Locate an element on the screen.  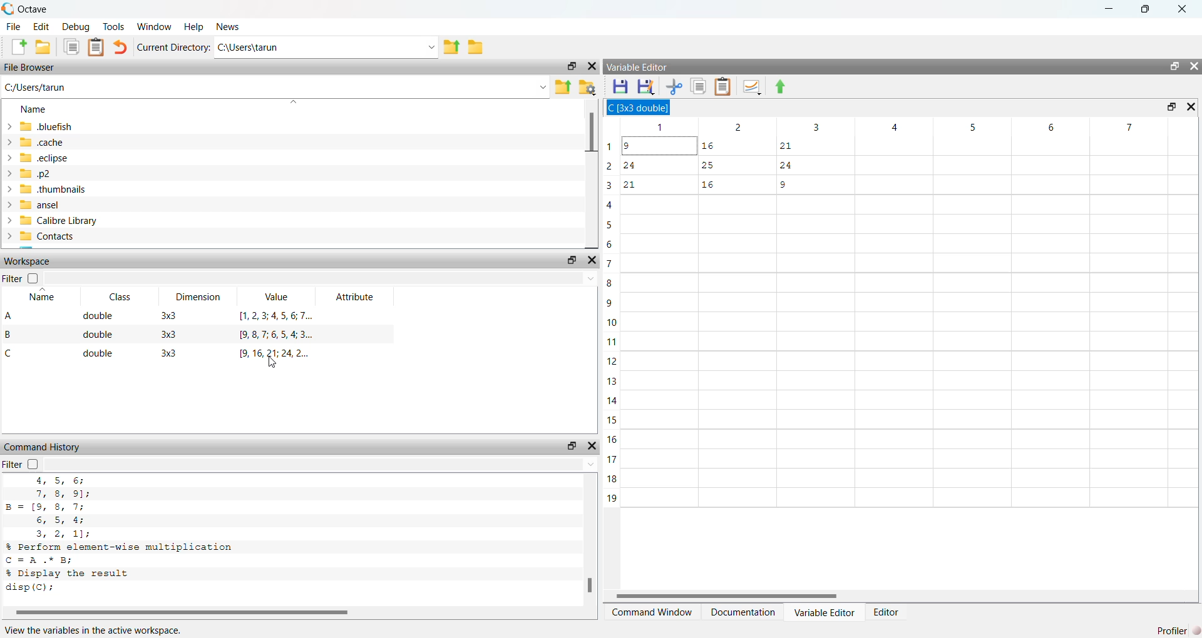
Restore Down is located at coordinates (1148, 9).